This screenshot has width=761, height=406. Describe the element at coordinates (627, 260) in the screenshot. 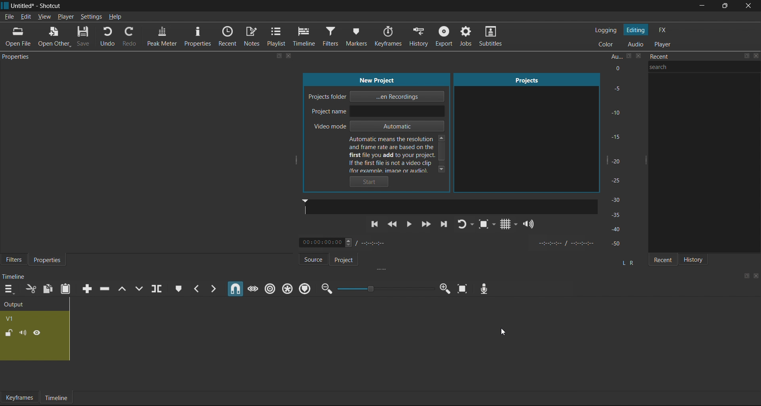

I see `l r` at that location.